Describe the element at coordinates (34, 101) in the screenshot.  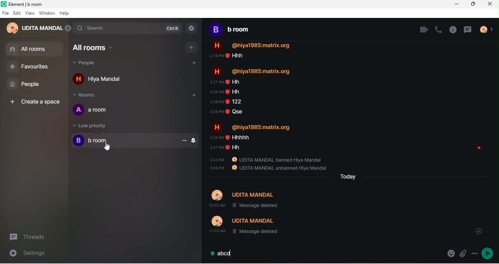
I see `create a space` at that location.